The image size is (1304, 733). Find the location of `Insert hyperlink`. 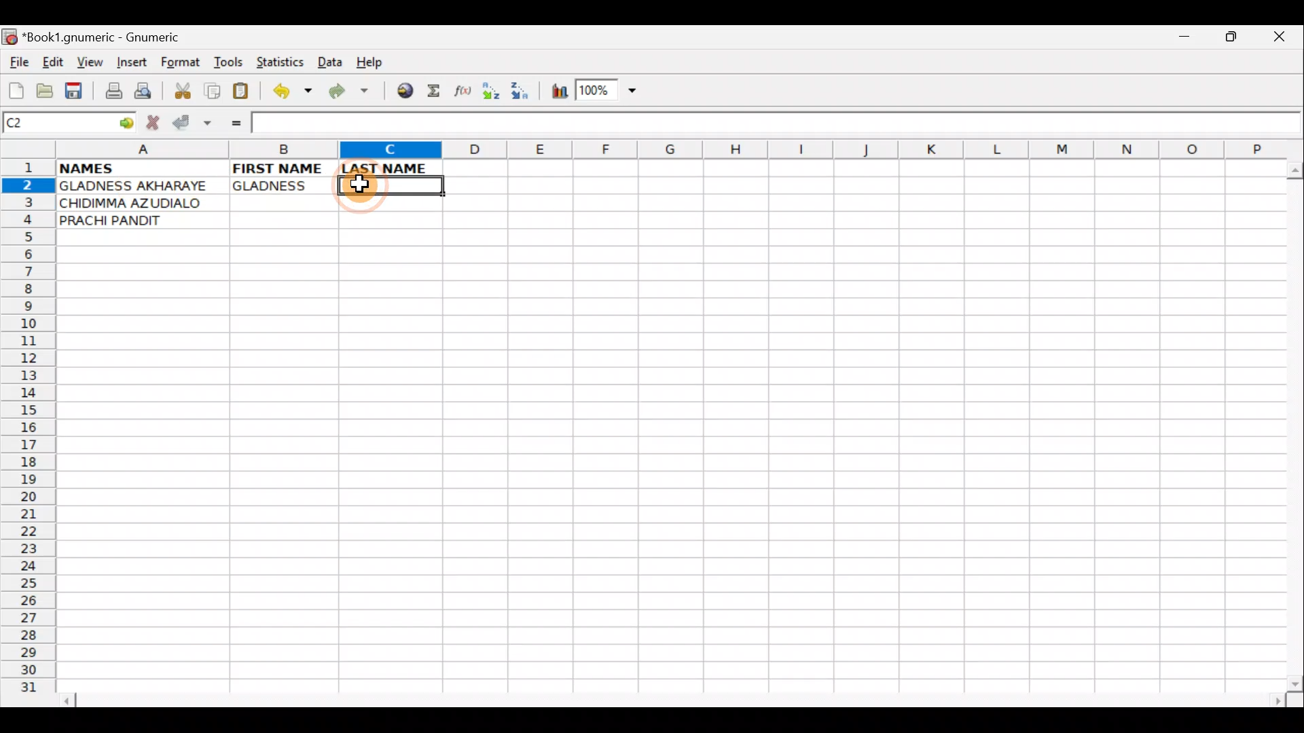

Insert hyperlink is located at coordinates (403, 92).